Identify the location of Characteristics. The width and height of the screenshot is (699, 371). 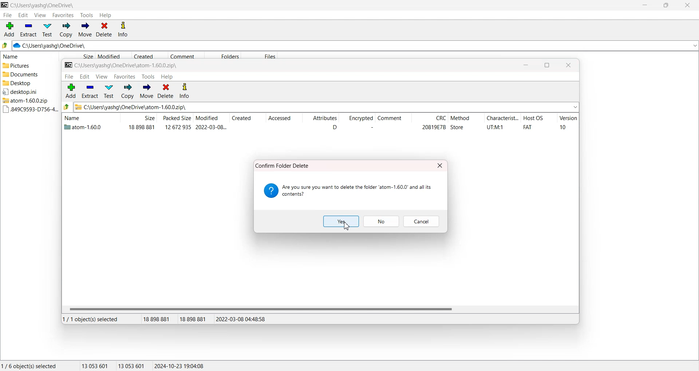
(502, 119).